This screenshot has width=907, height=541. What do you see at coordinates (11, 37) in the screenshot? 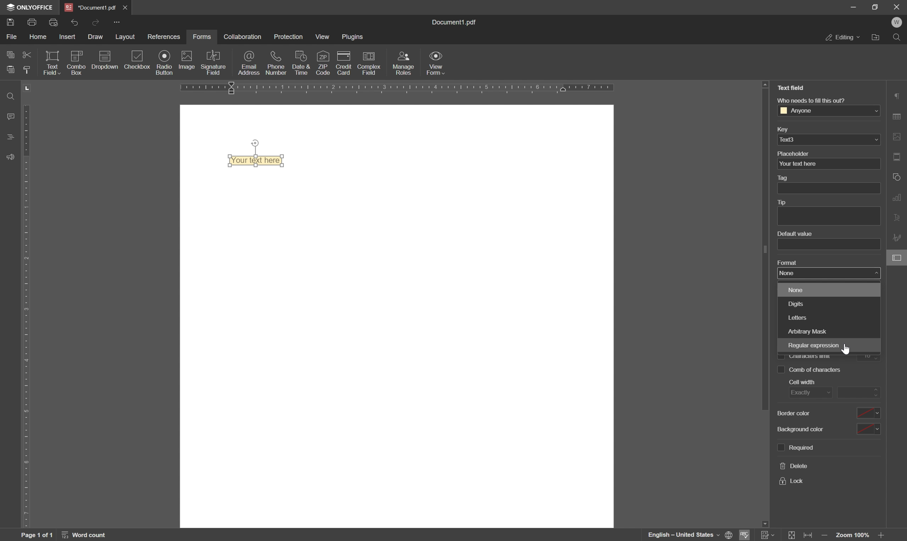
I see `file` at bounding box center [11, 37].